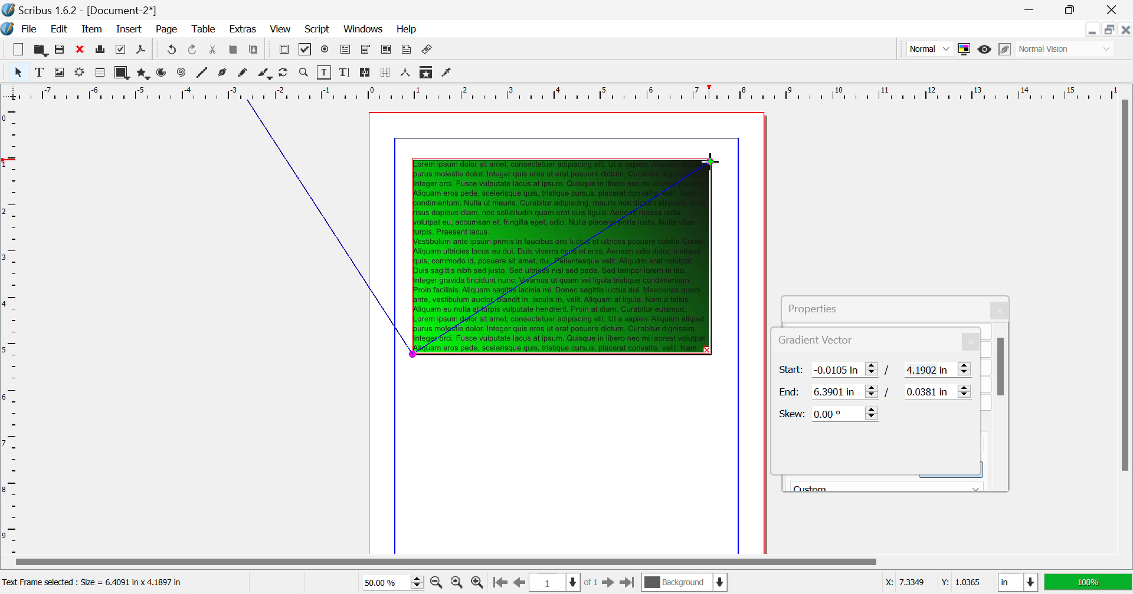 The height and width of the screenshot is (594, 1133). Describe the element at coordinates (365, 50) in the screenshot. I see `Pdf Combo Box` at that location.